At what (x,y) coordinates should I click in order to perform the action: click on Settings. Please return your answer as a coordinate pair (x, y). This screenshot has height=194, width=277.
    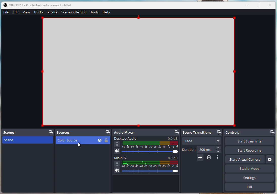
    Looking at the image, I should click on (269, 159).